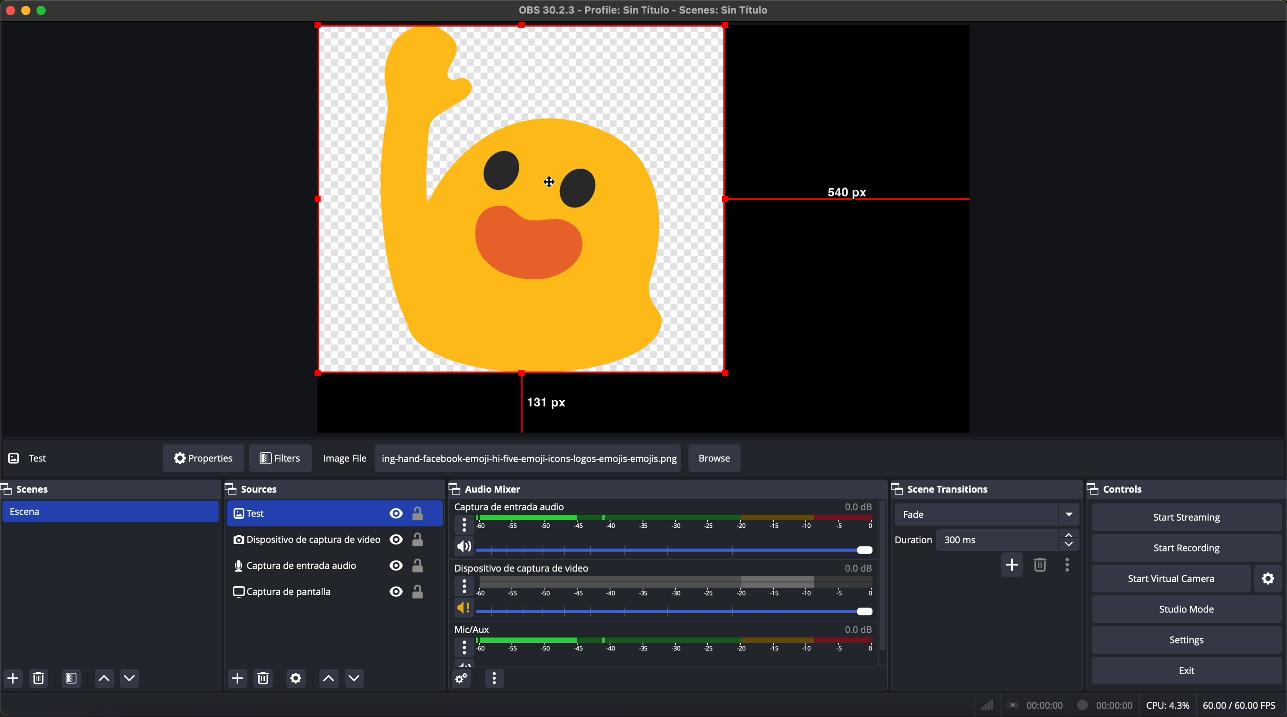 The width and height of the screenshot is (1287, 717). Describe the element at coordinates (1187, 610) in the screenshot. I see `studio mode` at that location.